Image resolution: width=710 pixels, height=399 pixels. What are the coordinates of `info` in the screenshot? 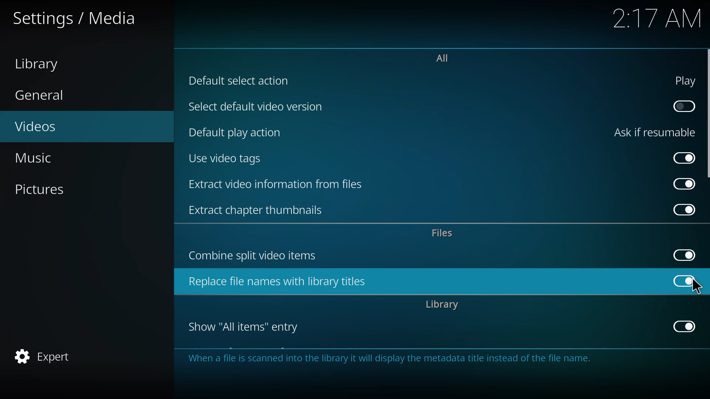 It's located at (392, 360).